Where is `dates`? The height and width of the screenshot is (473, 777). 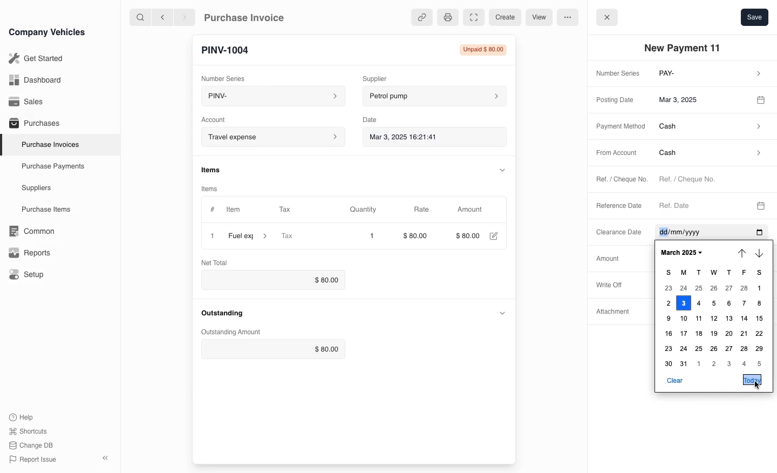
dates is located at coordinates (714, 326).